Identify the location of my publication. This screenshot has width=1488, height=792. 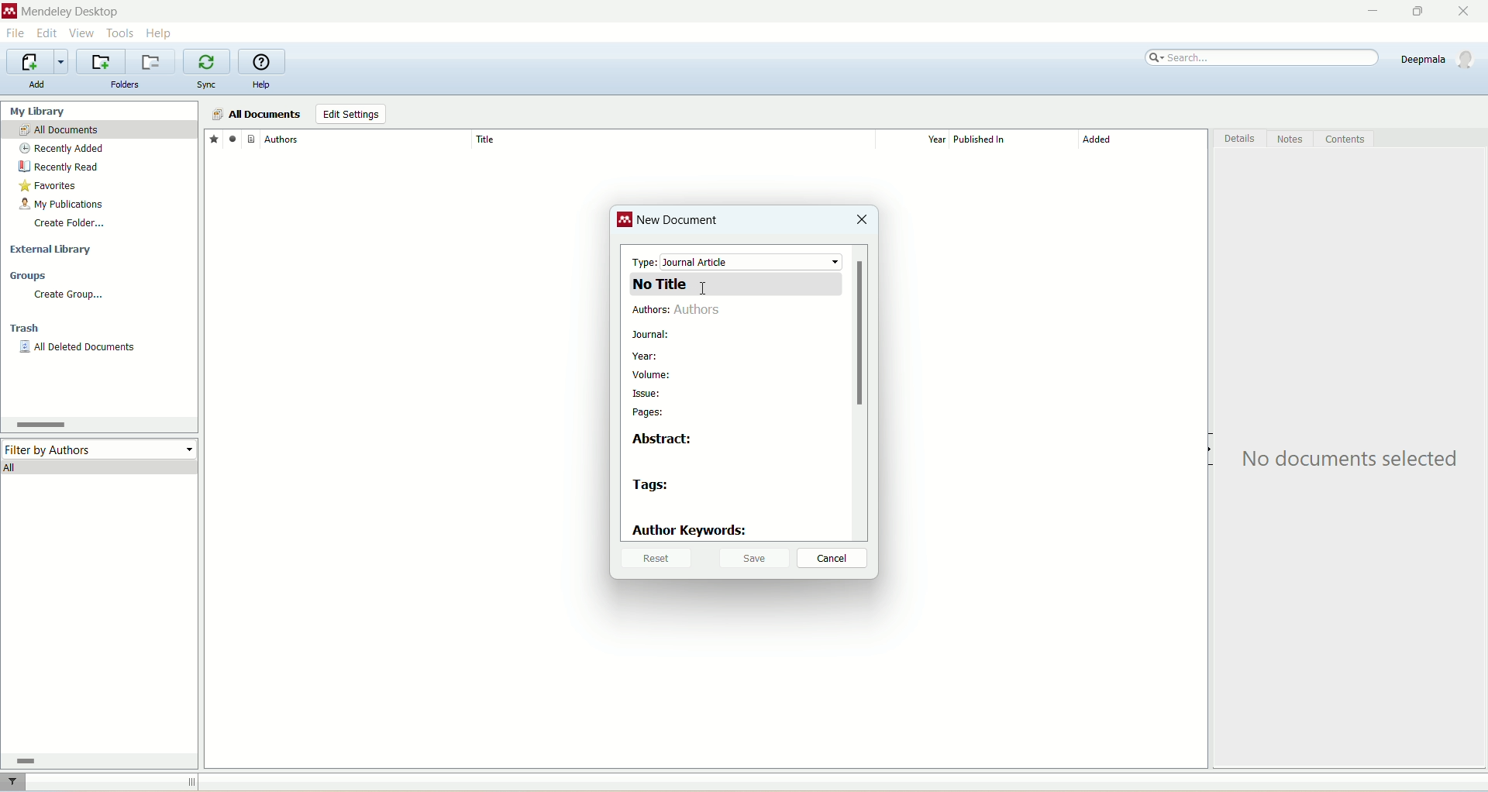
(64, 205).